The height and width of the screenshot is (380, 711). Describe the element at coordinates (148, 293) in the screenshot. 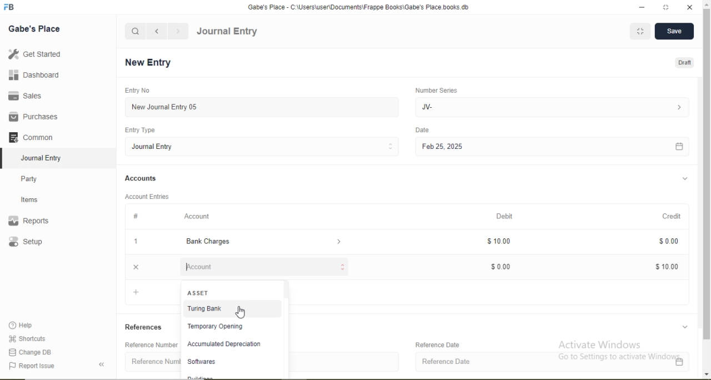

I see `+ Add Row` at that location.